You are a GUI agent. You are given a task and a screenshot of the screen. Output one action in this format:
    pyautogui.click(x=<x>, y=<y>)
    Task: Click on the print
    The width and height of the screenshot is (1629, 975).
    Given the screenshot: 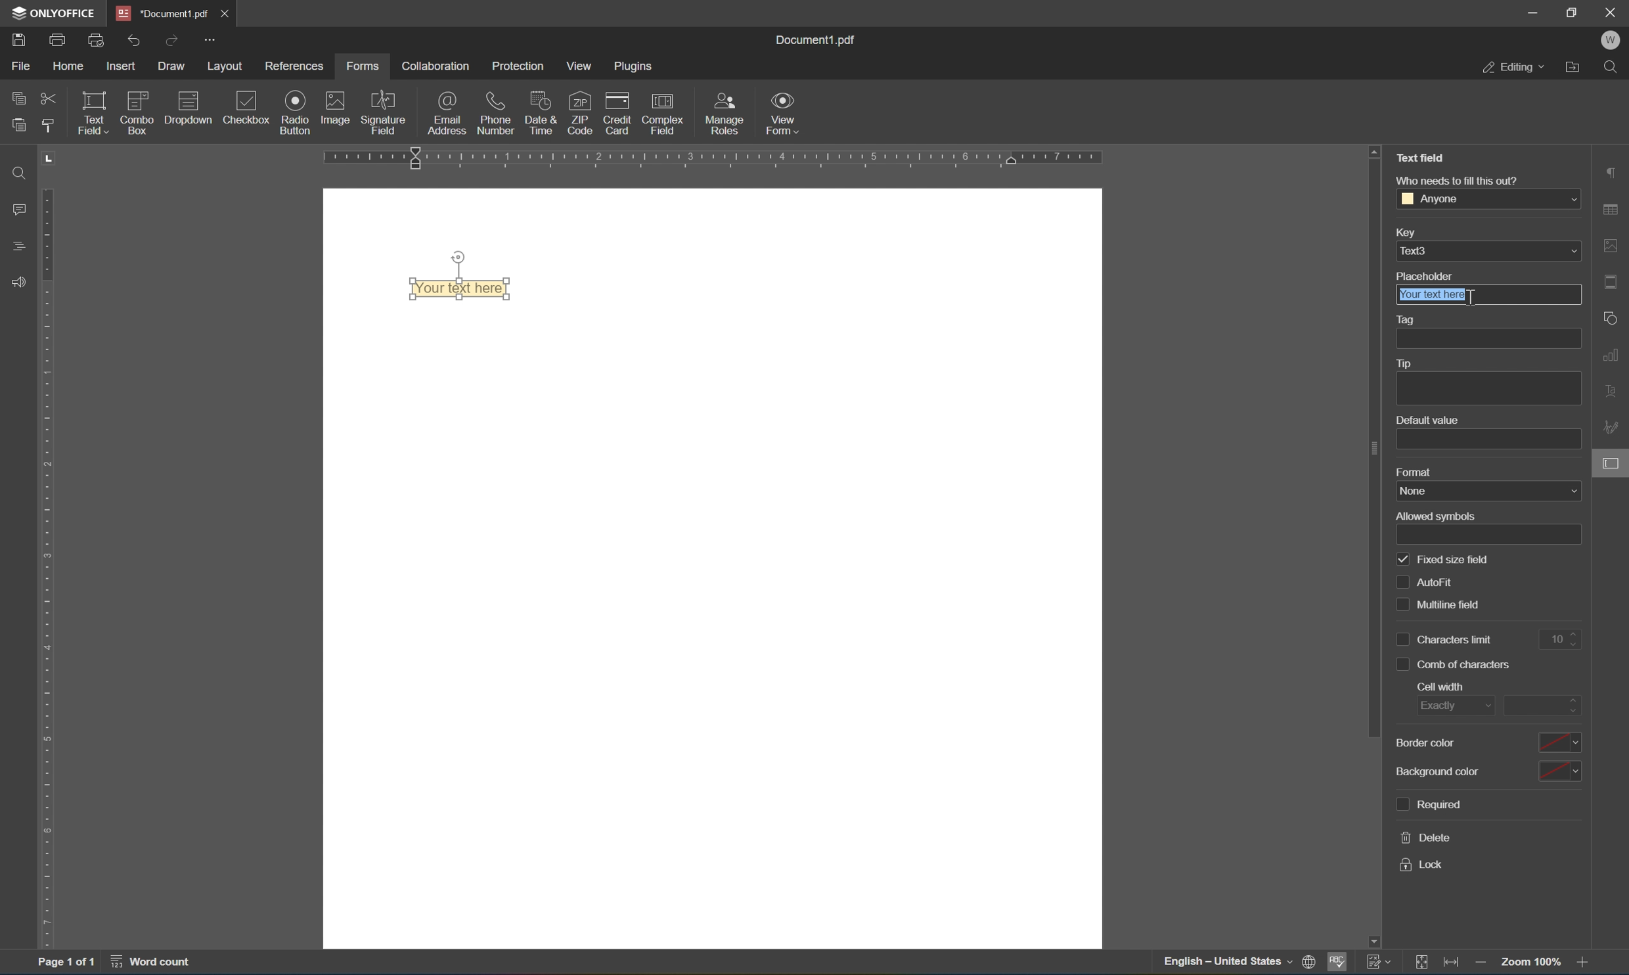 What is the action you would take?
    pyautogui.click(x=57, y=37)
    